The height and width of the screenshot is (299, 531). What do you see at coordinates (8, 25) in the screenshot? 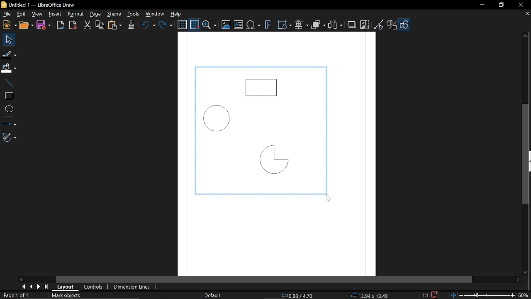
I see `New` at bounding box center [8, 25].